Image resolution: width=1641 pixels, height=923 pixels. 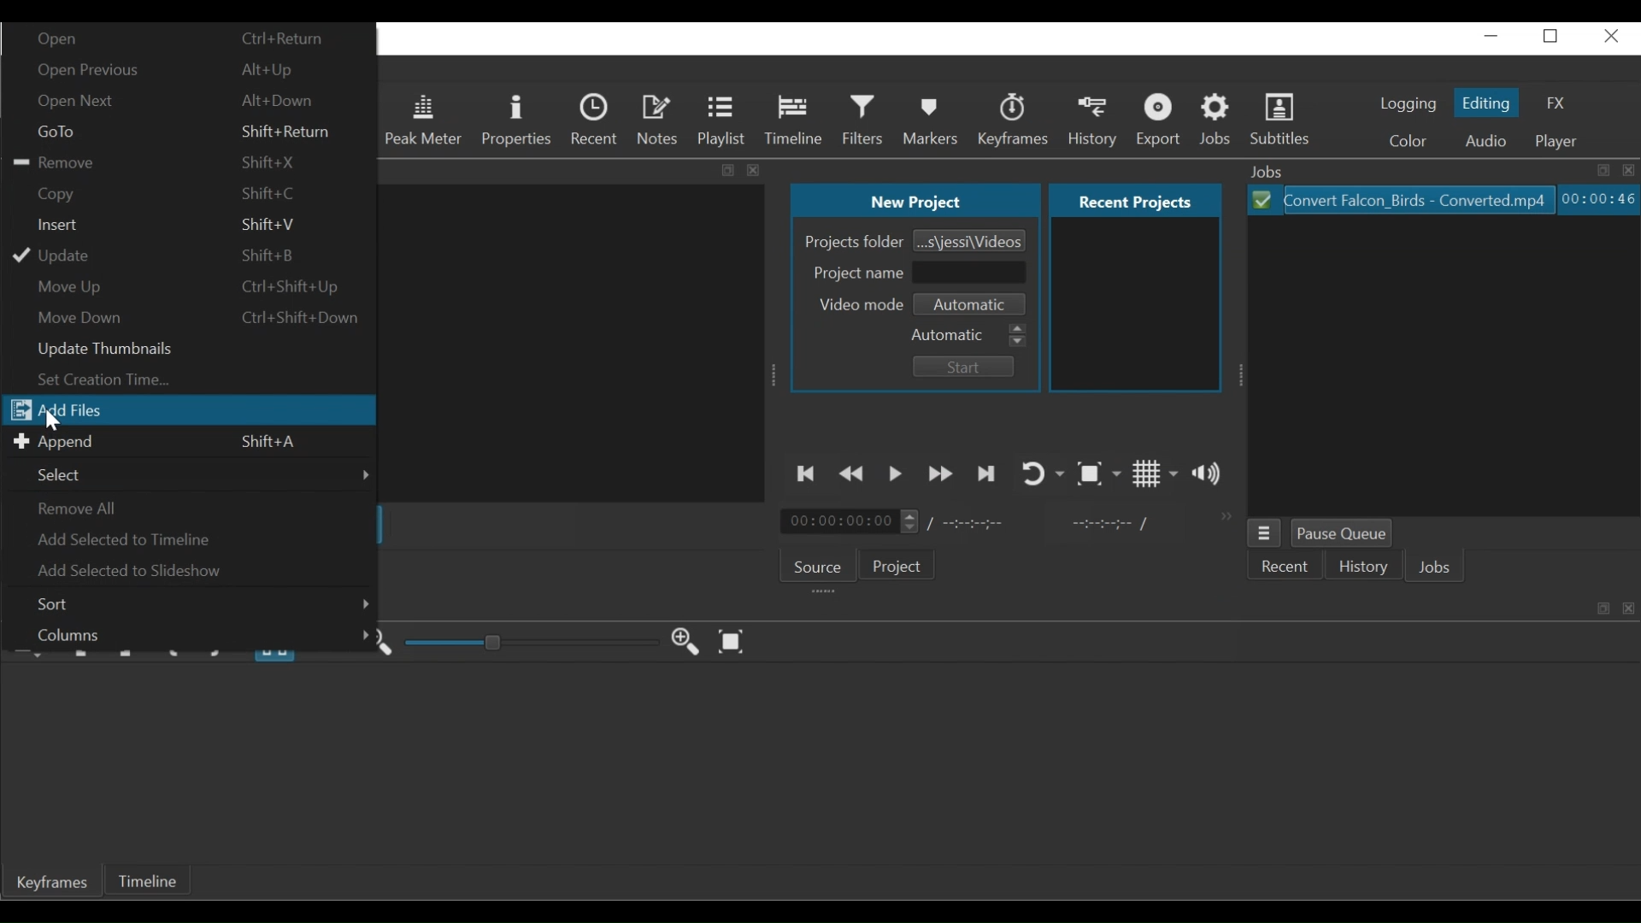 What do you see at coordinates (970, 336) in the screenshot?
I see `Automatic` at bounding box center [970, 336].